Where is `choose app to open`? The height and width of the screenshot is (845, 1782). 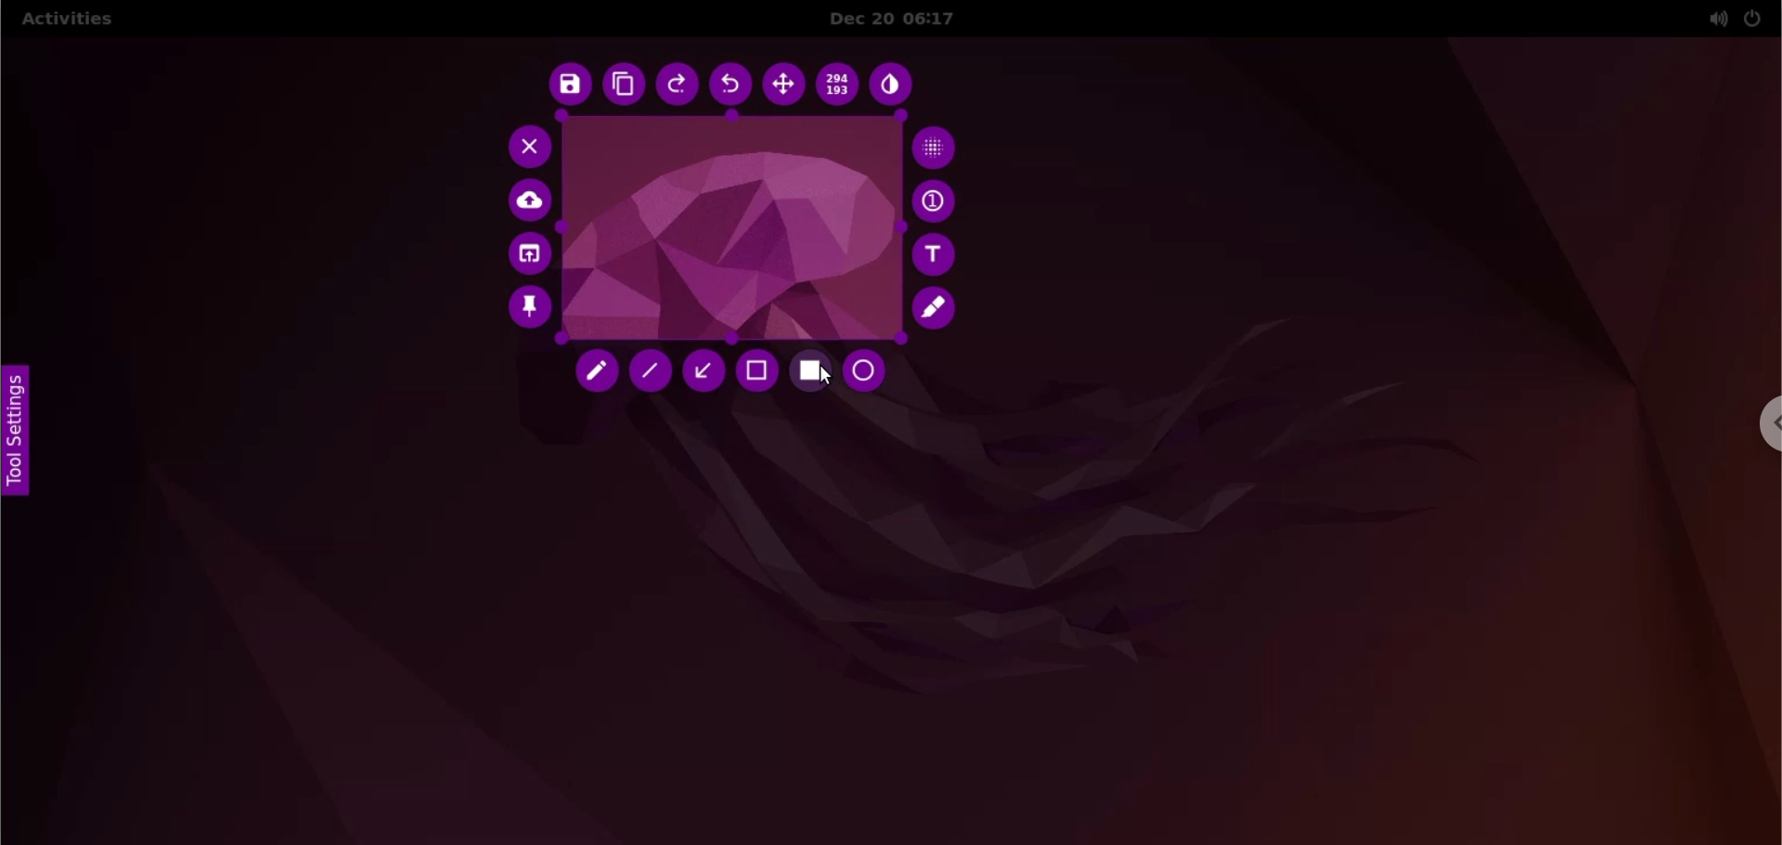 choose app to open is located at coordinates (527, 255).